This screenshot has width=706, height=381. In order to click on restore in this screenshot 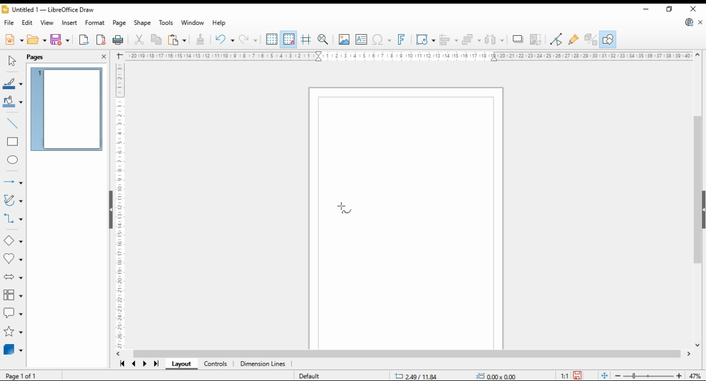, I will do `click(669, 9)`.